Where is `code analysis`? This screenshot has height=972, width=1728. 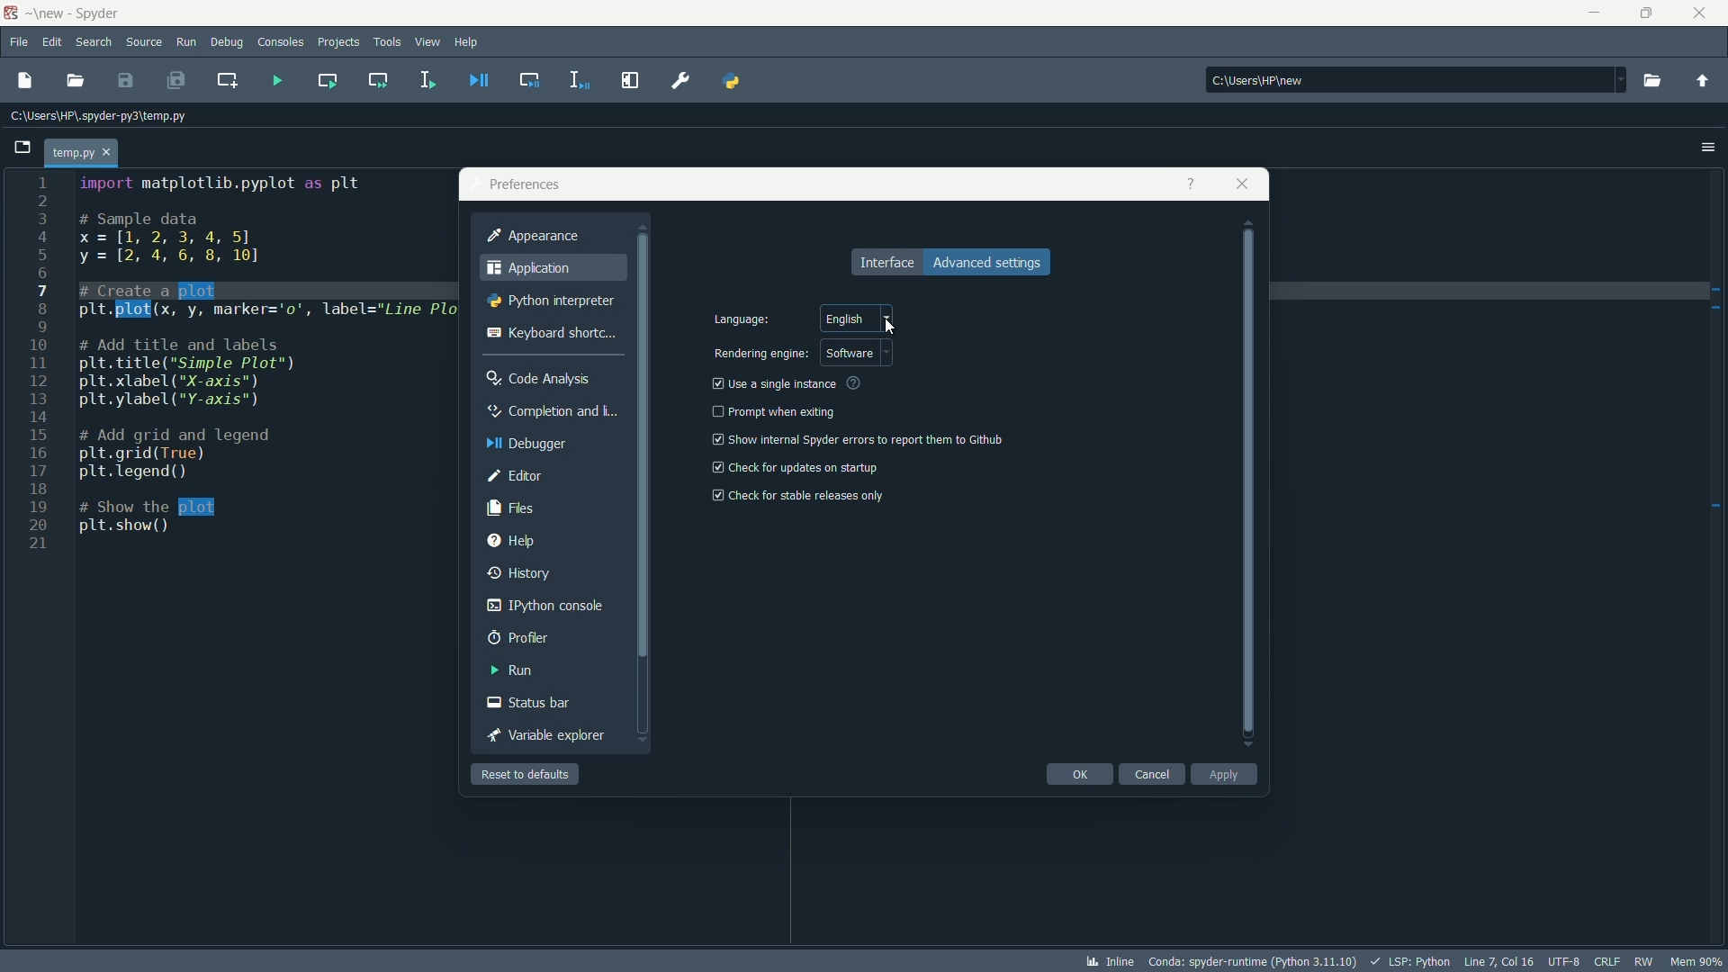
code analysis is located at coordinates (541, 380).